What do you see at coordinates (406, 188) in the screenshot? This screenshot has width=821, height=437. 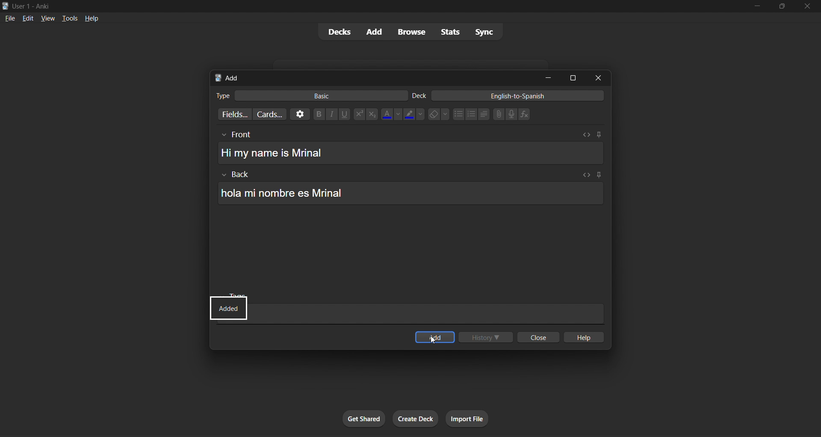 I see `card back spanish text box` at bounding box center [406, 188].